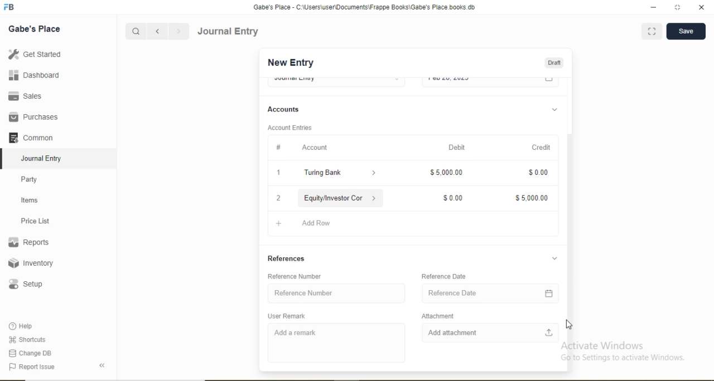  Describe the element at coordinates (102, 365) in the screenshot. I see `Back` at that location.